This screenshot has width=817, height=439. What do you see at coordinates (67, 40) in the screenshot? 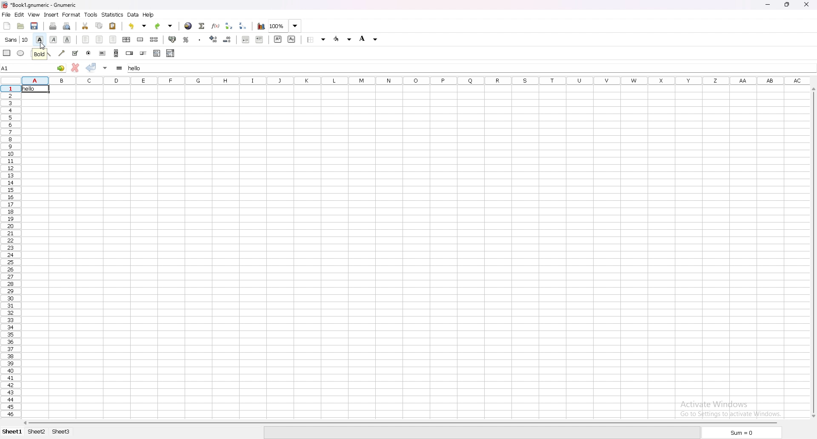
I see `underline` at bounding box center [67, 40].